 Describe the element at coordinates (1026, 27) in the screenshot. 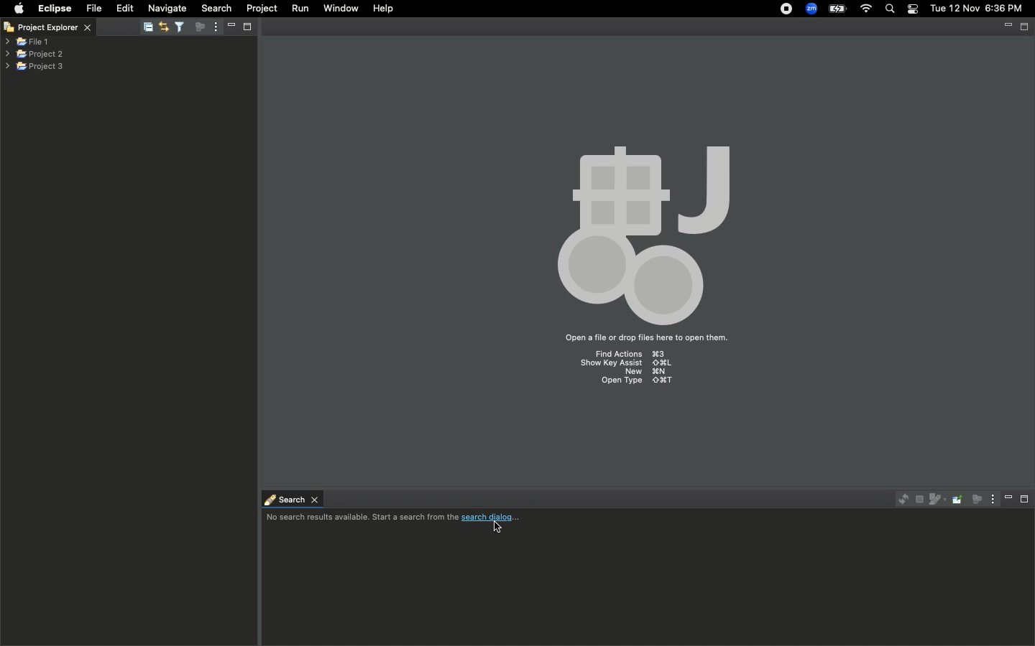

I see `Maximize` at that location.